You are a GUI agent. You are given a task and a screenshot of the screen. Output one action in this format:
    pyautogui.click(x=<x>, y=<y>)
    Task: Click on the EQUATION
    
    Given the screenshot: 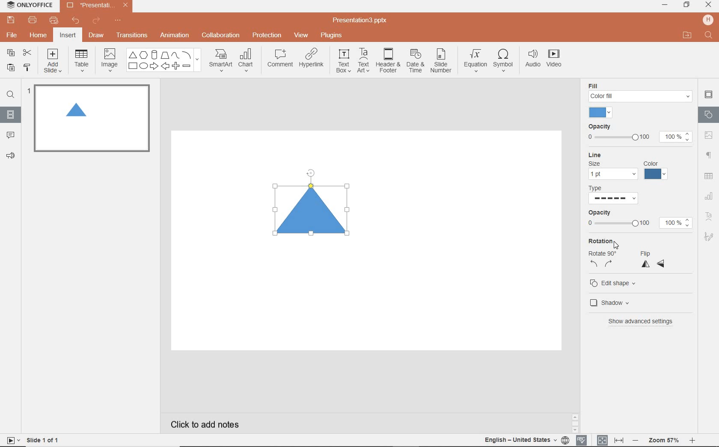 What is the action you would take?
    pyautogui.click(x=476, y=62)
    